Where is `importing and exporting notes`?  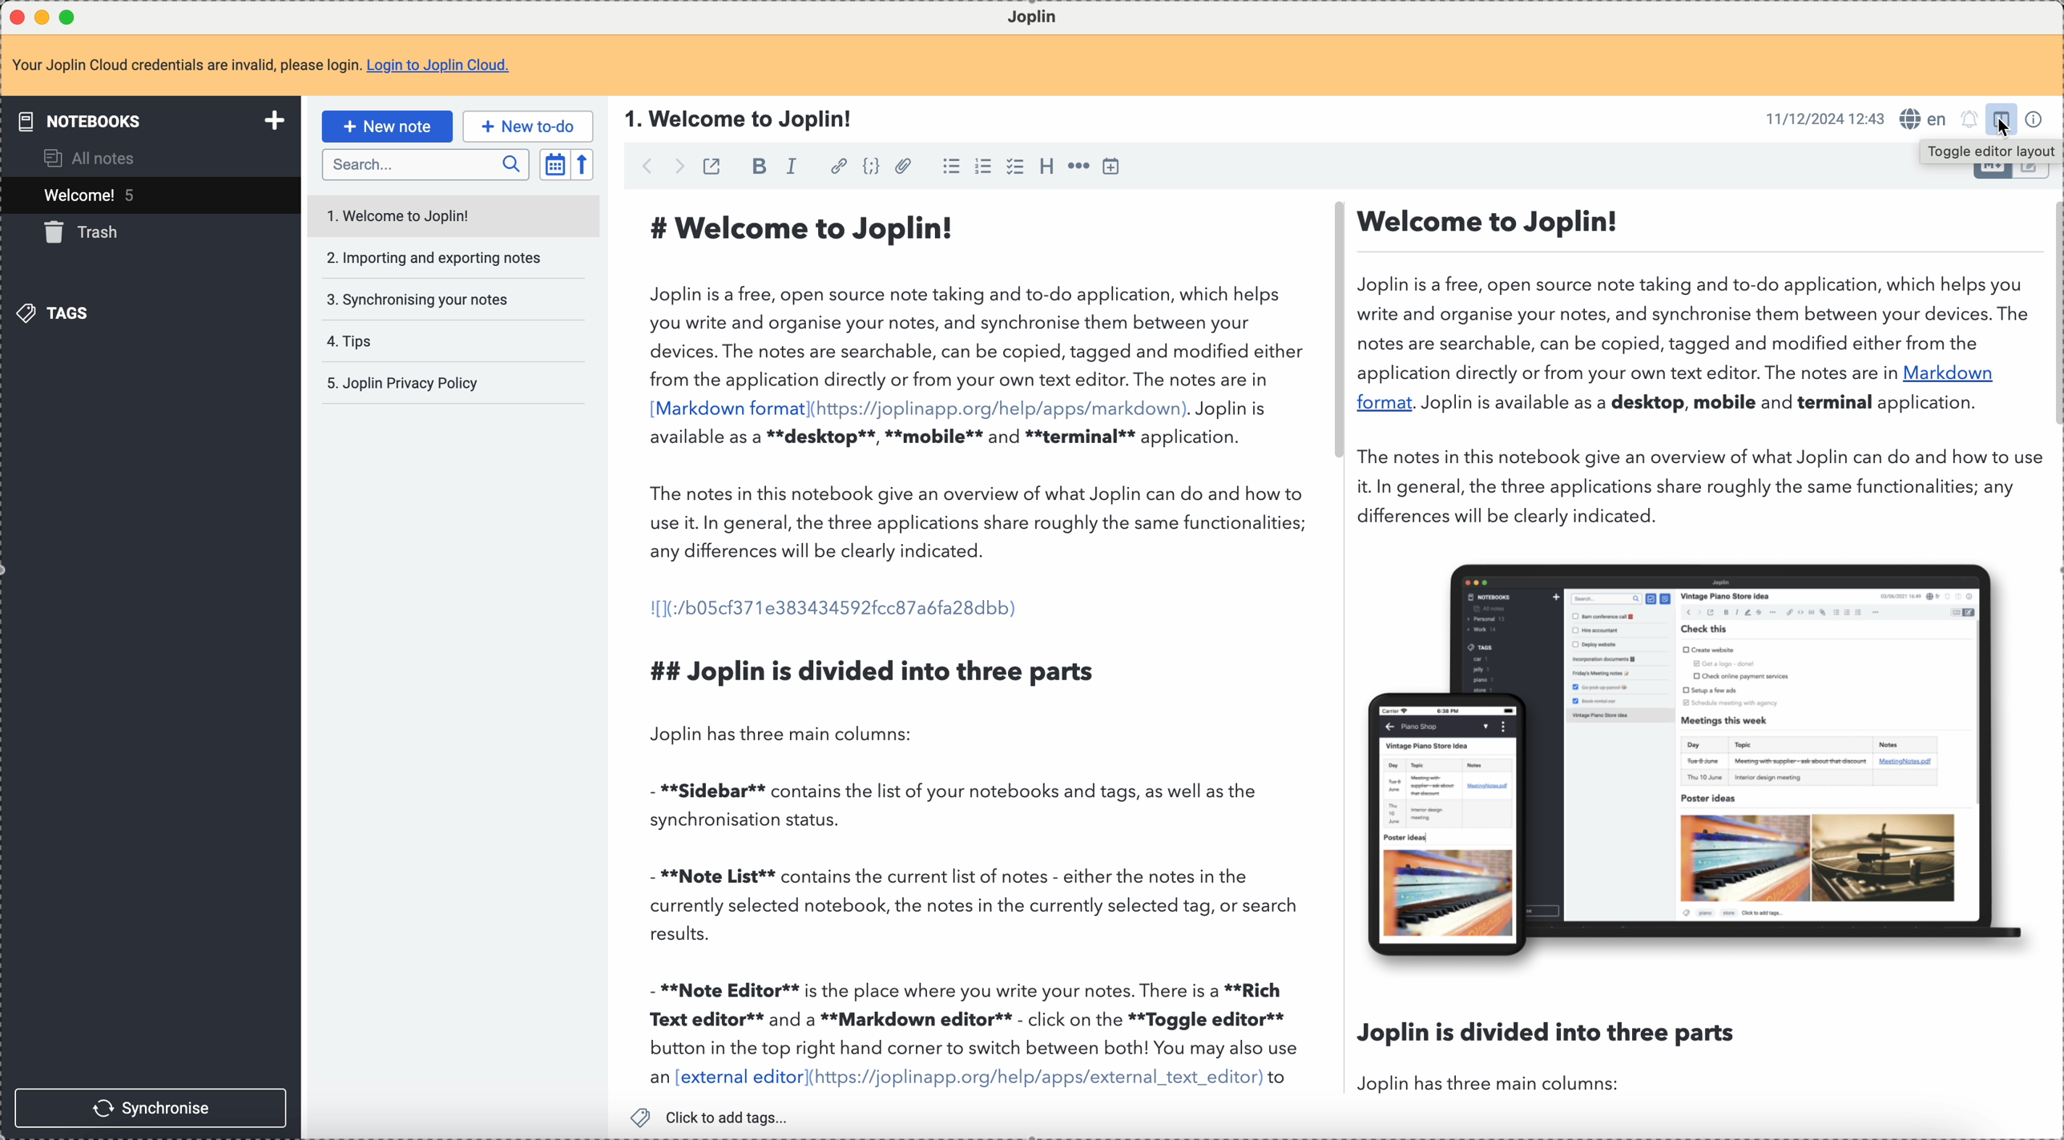
importing and exporting notes is located at coordinates (432, 258).